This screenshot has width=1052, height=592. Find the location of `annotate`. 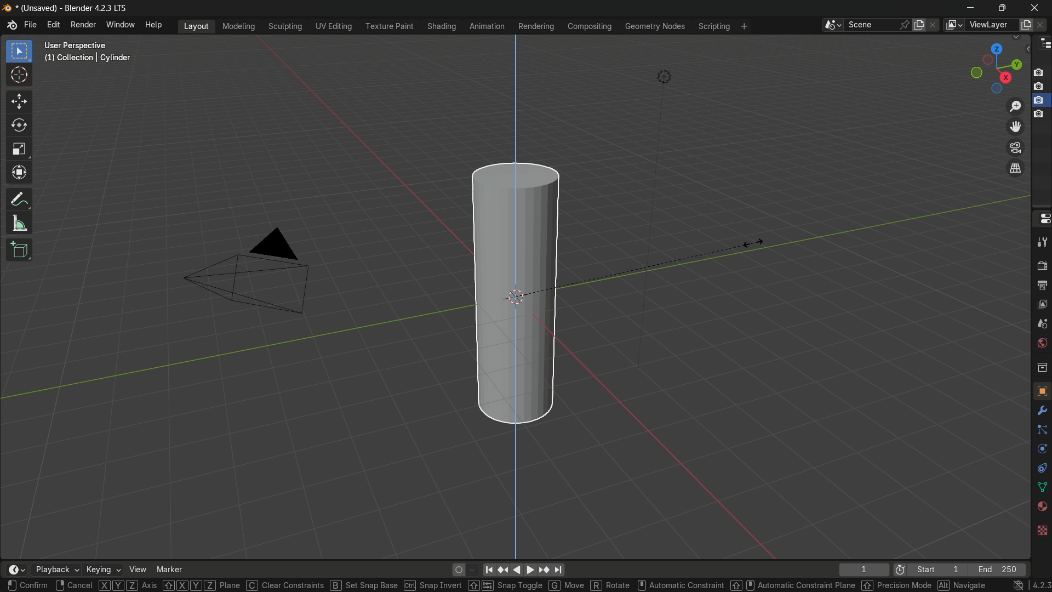

annotate is located at coordinates (19, 200).